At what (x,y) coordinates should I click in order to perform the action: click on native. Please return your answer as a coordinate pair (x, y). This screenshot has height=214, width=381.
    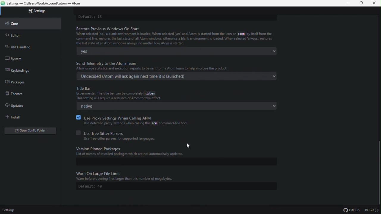
    Looking at the image, I should click on (177, 106).